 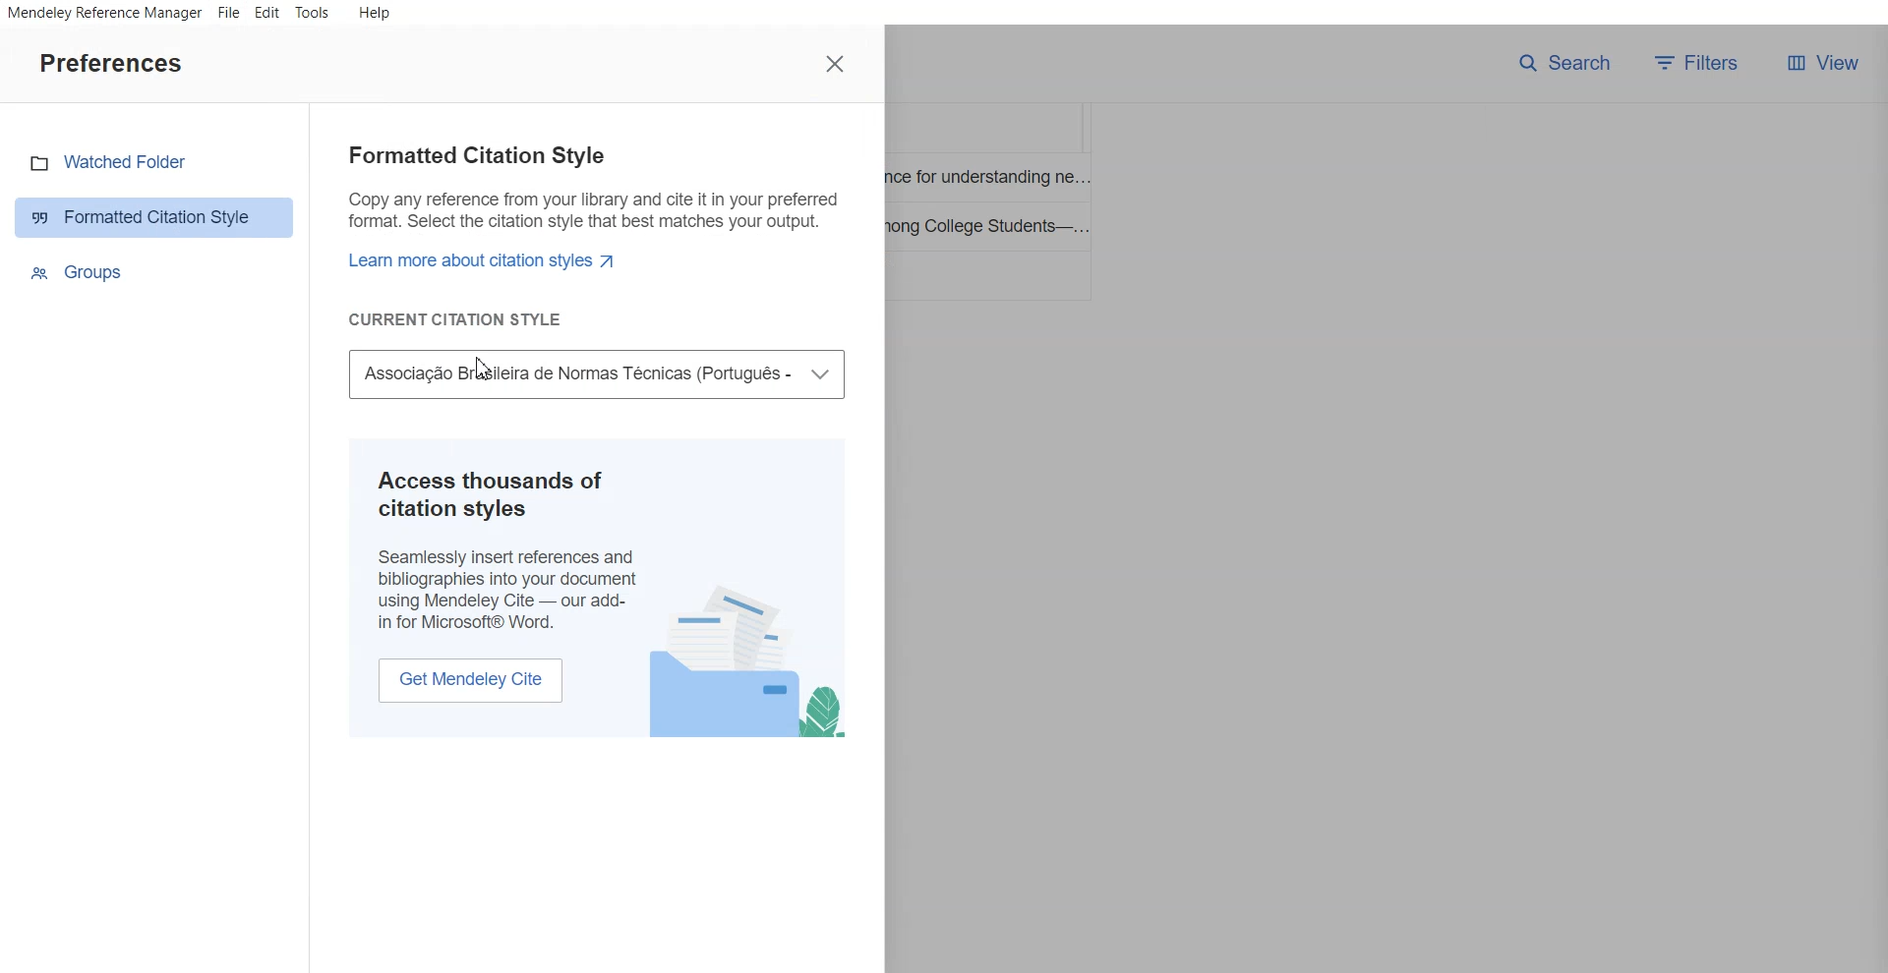 I want to click on Help, so click(x=373, y=12).